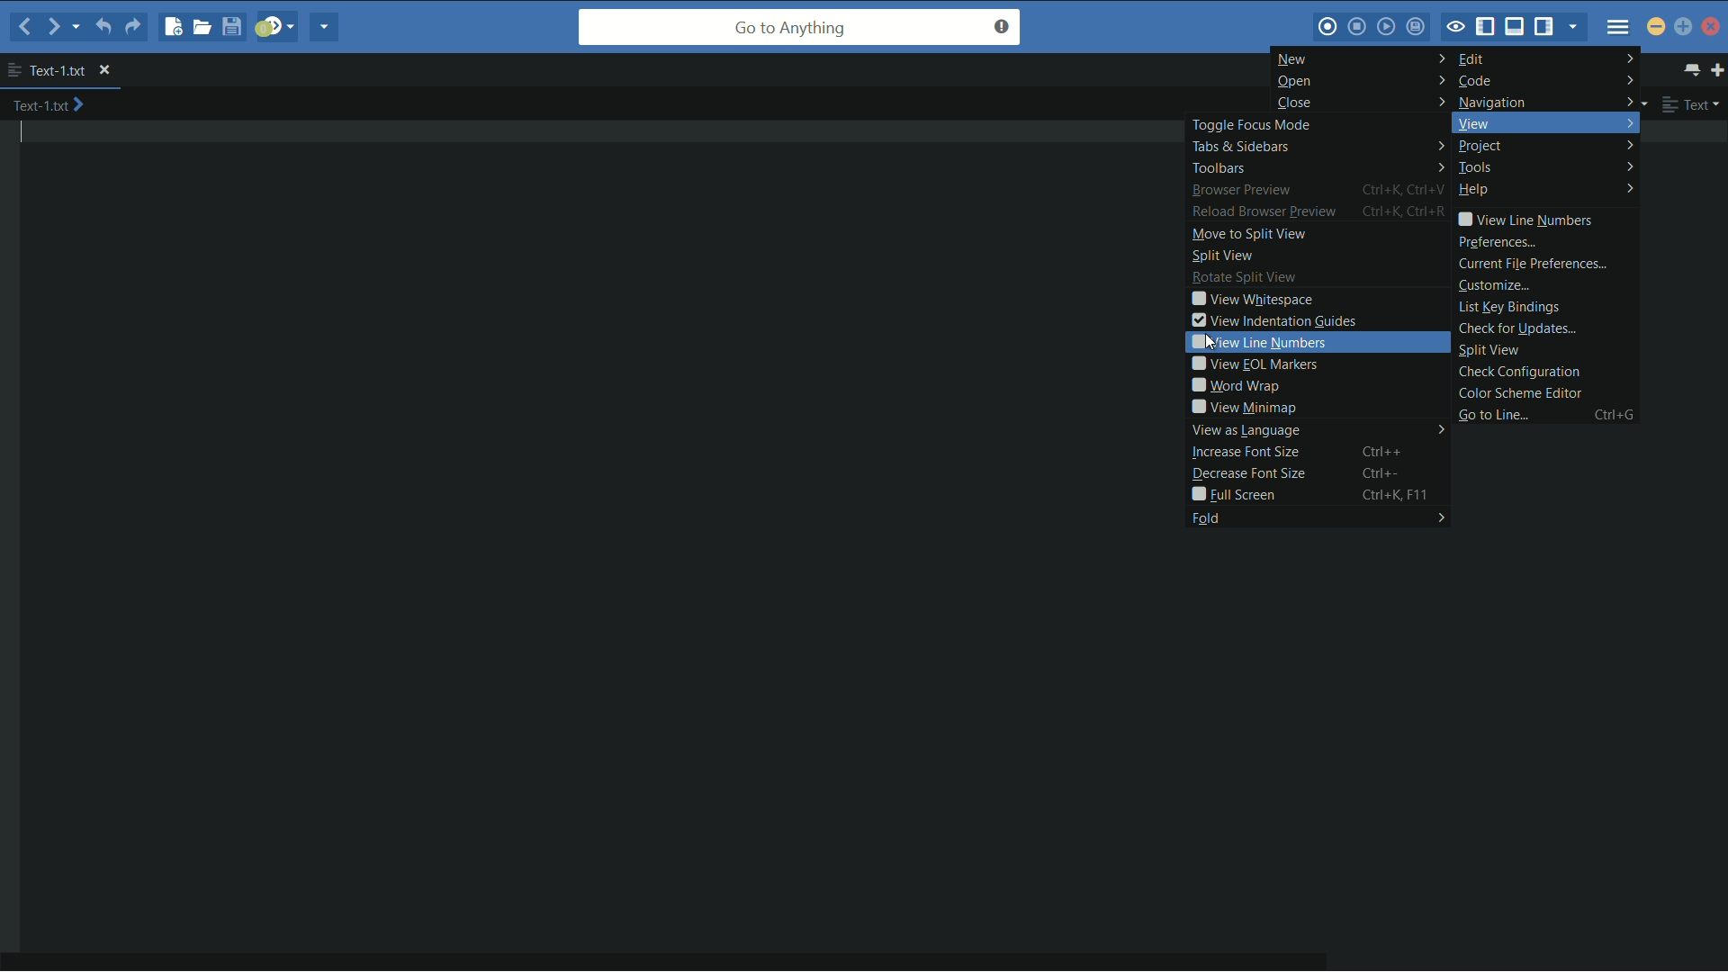 The image size is (1728, 972). Describe the element at coordinates (1246, 235) in the screenshot. I see `move to split view` at that location.